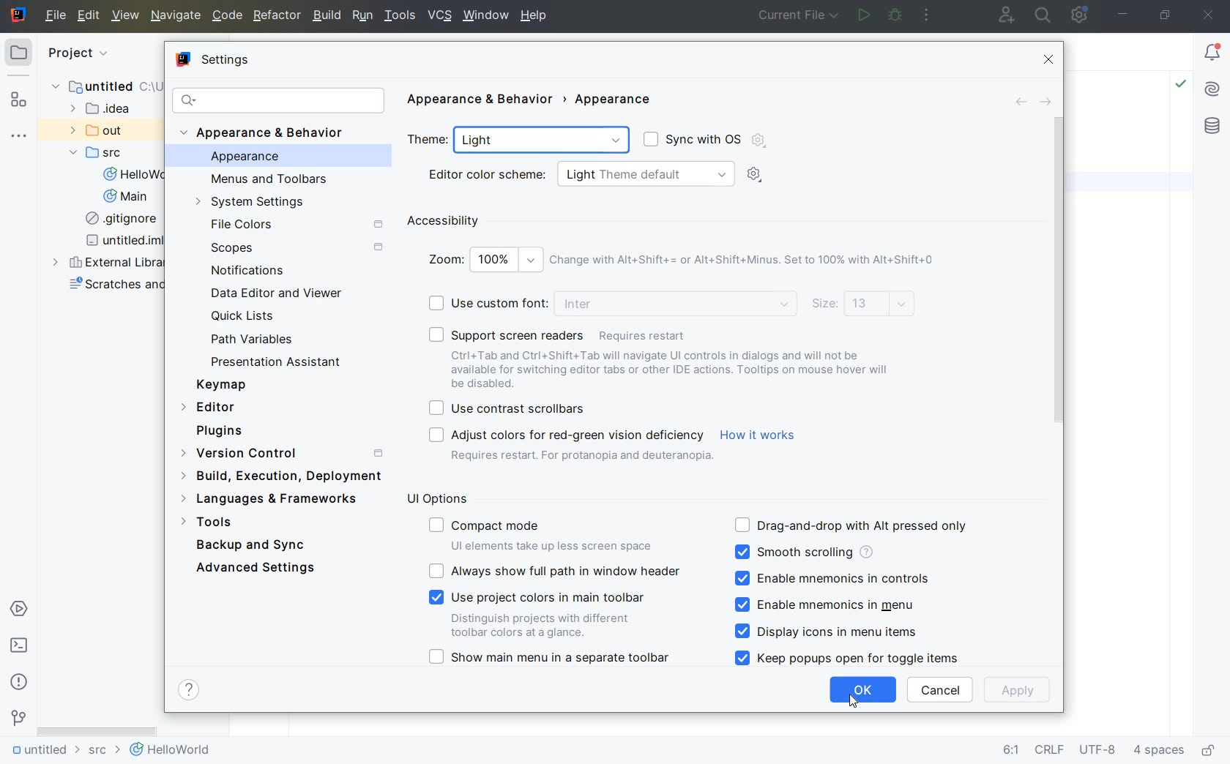  What do you see at coordinates (210, 408) in the screenshot?
I see `EDITOR` at bounding box center [210, 408].